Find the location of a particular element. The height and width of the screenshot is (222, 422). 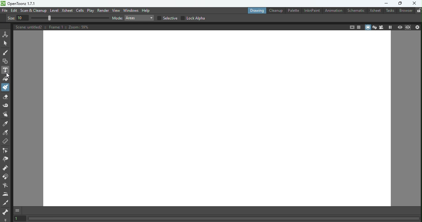

Edit is located at coordinates (15, 10).